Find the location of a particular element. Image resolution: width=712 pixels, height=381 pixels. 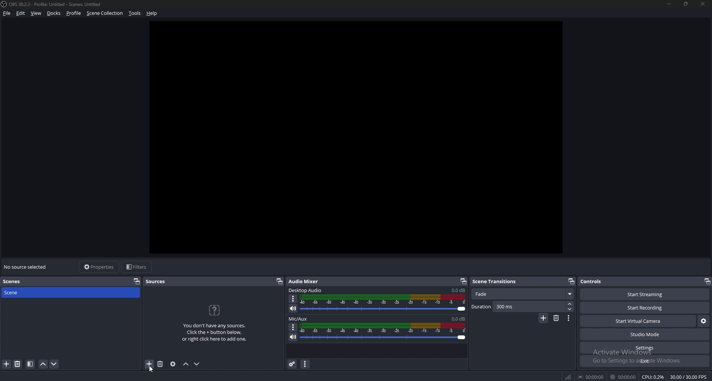

Desktop audio is located at coordinates (306, 290).